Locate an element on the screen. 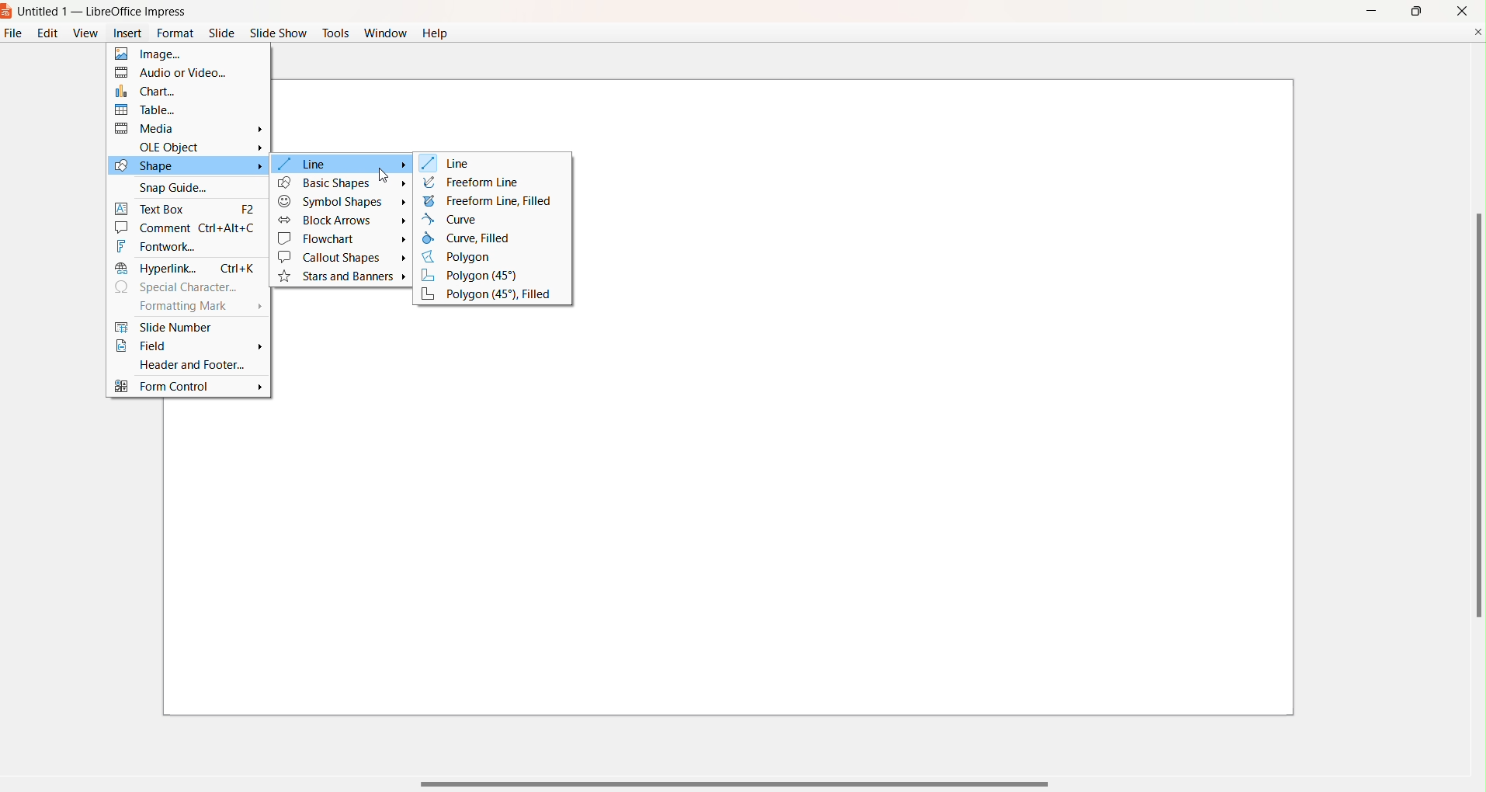 The height and width of the screenshot is (792, 1486). Logo is located at coordinates (8, 12).